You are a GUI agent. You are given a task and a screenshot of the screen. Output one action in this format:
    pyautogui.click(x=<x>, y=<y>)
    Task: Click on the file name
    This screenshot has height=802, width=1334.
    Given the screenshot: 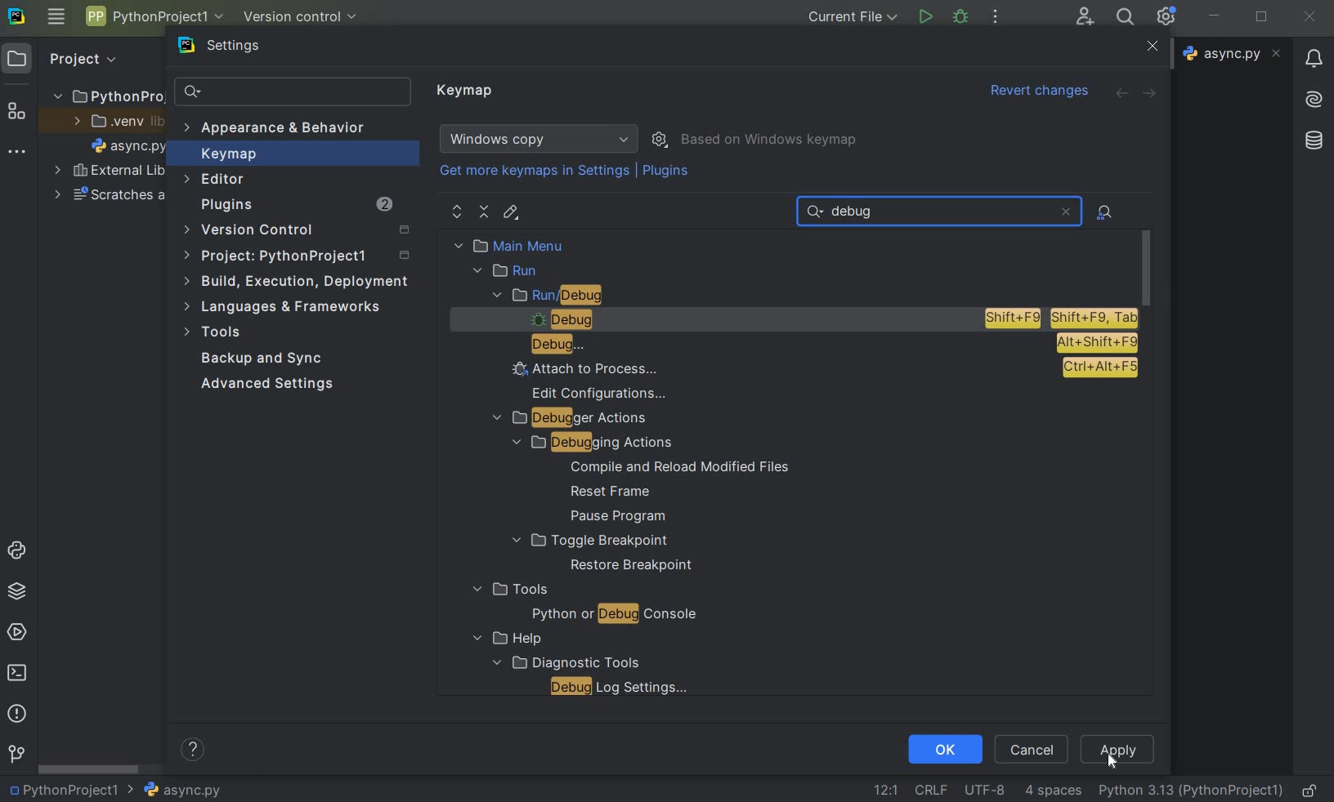 What is the action you would take?
    pyautogui.click(x=129, y=149)
    